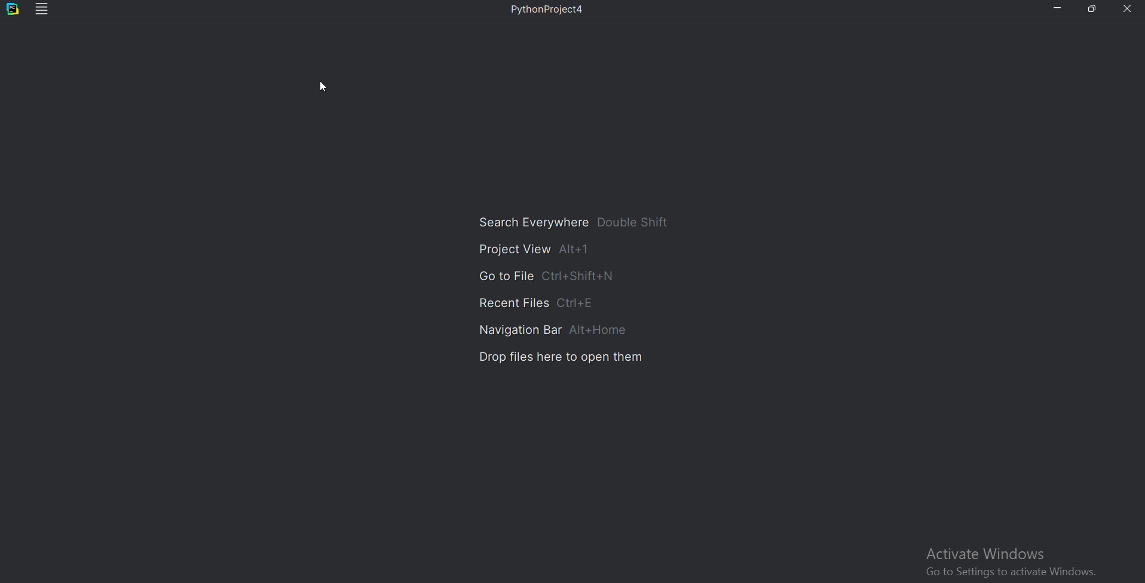  What do you see at coordinates (42, 10) in the screenshot?
I see `main menu` at bounding box center [42, 10].